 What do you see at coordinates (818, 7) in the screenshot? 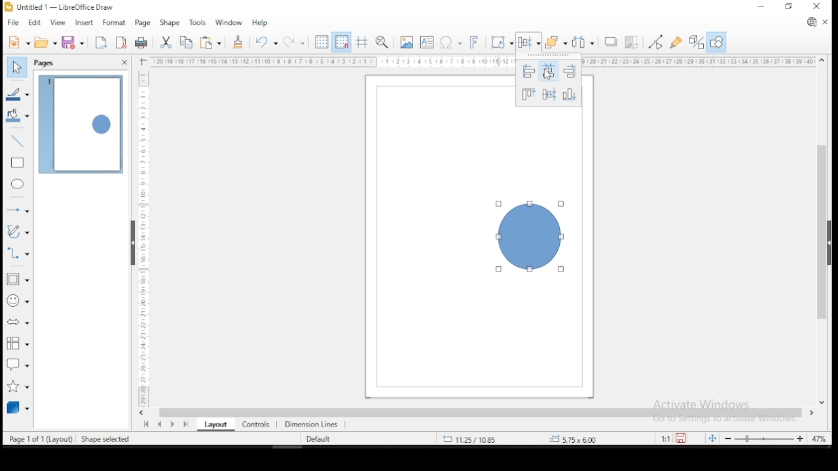
I see `close window` at bounding box center [818, 7].